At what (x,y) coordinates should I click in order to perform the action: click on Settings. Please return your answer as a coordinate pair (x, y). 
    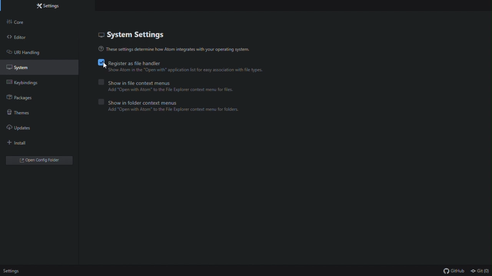
    Looking at the image, I should click on (49, 7).